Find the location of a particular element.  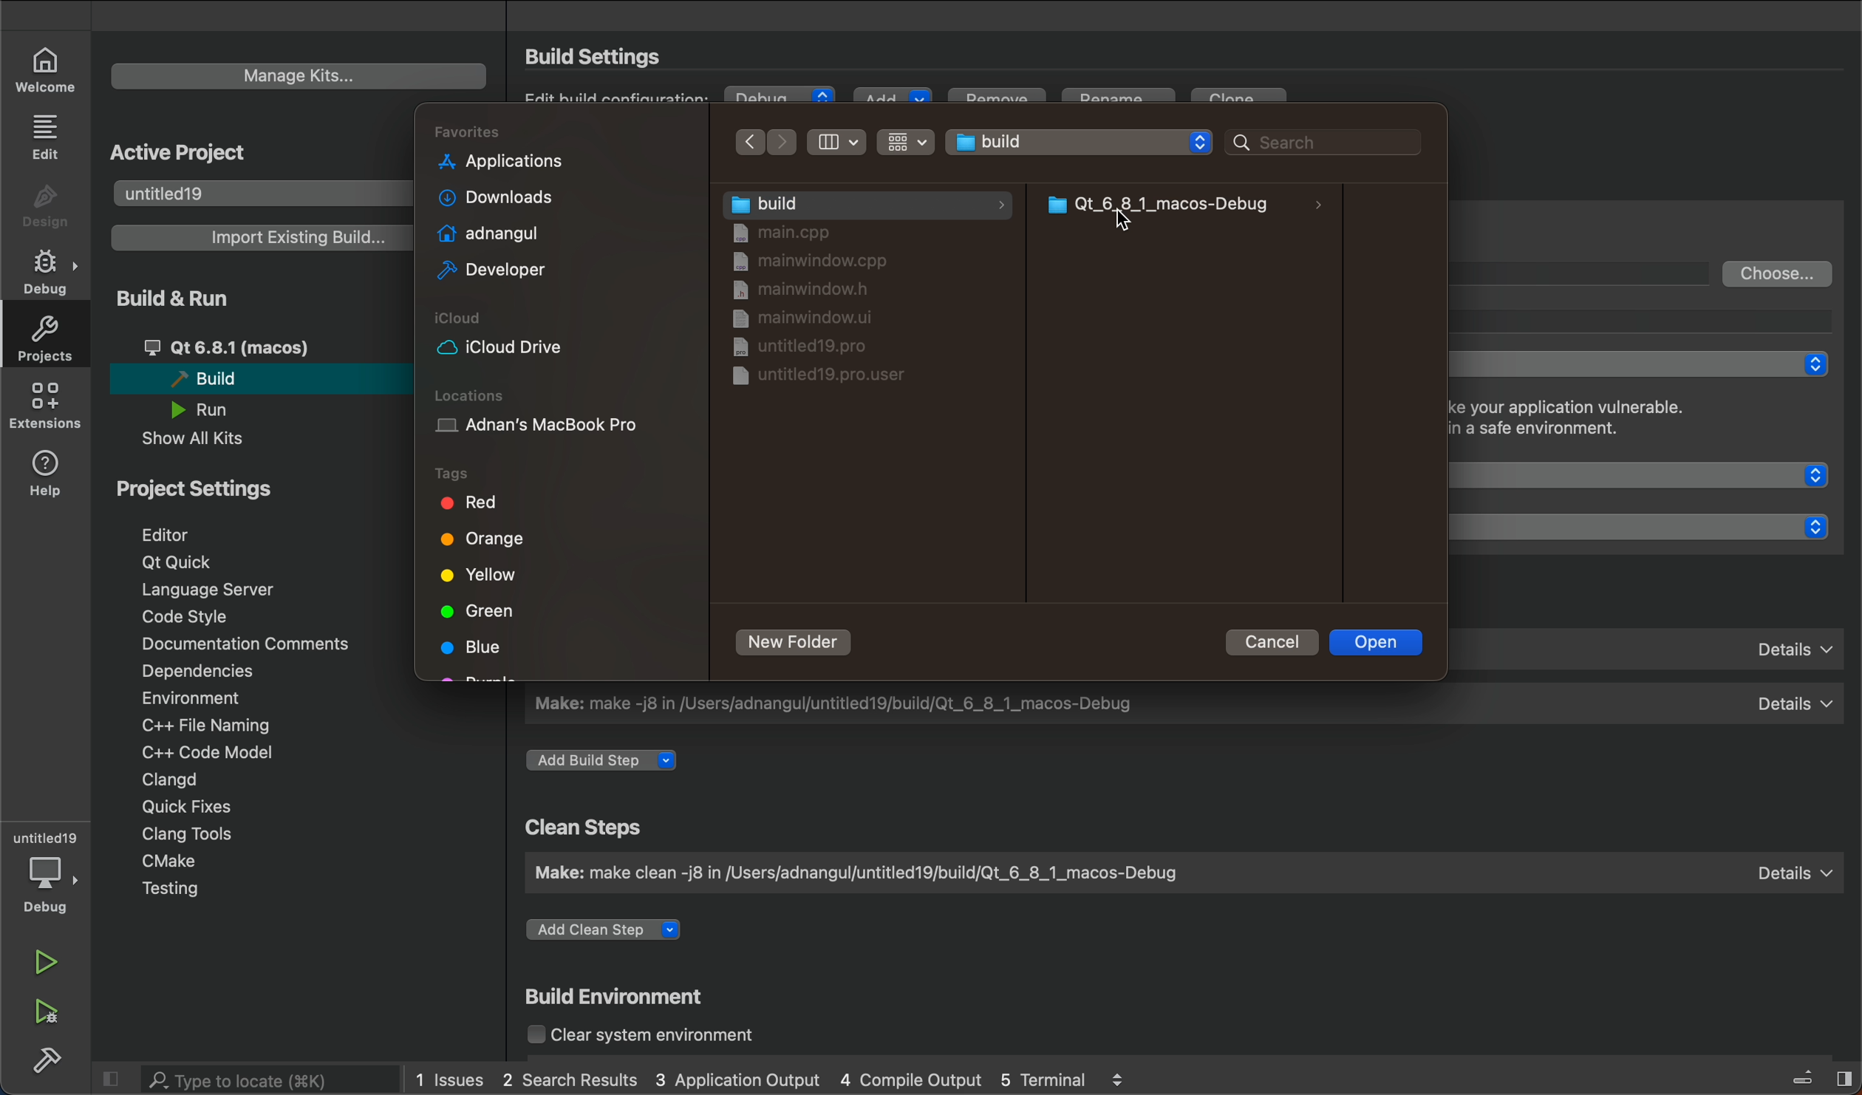

debug file is located at coordinates (1189, 205).